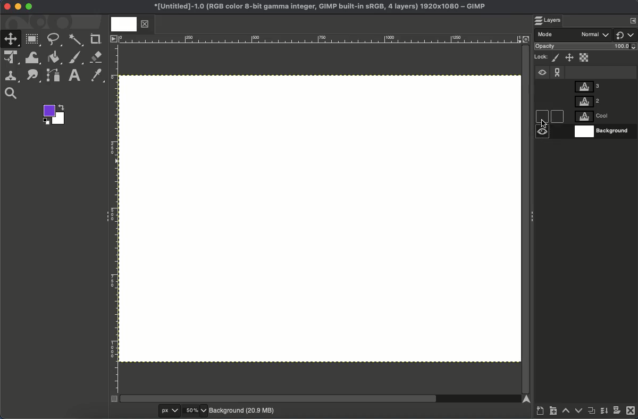  I want to click on Free select, so click(56, 39).